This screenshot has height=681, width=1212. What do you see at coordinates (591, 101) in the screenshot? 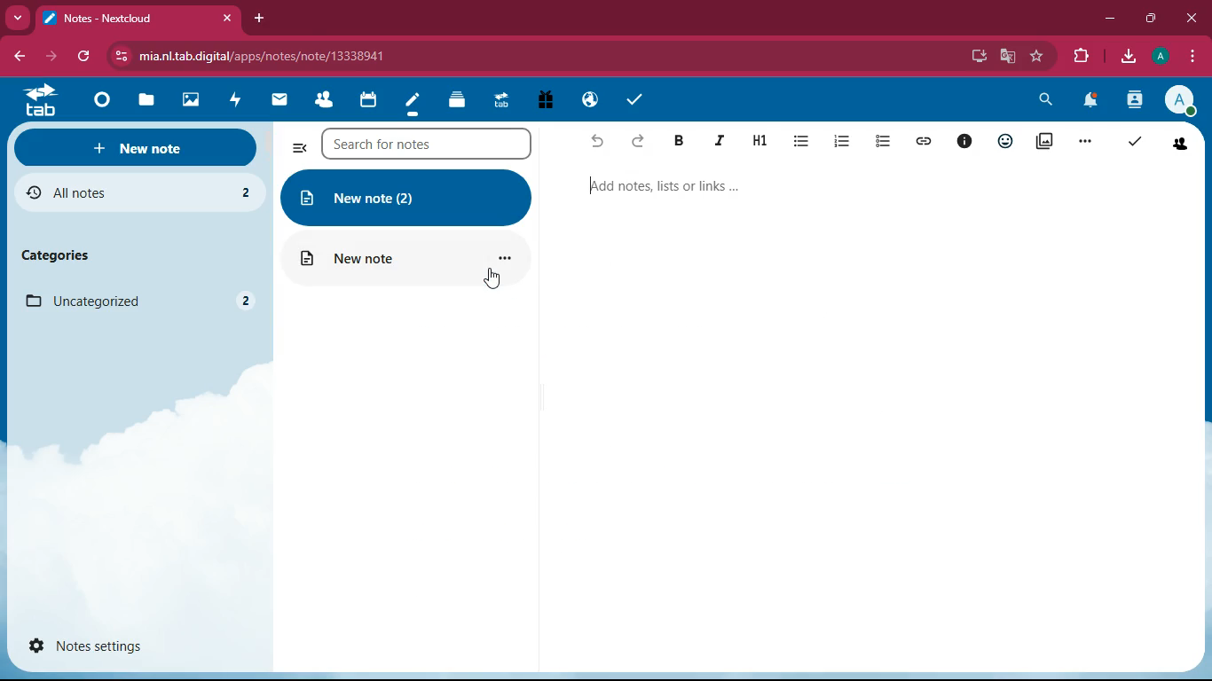
I see `public` at bounding box center [591, 101].